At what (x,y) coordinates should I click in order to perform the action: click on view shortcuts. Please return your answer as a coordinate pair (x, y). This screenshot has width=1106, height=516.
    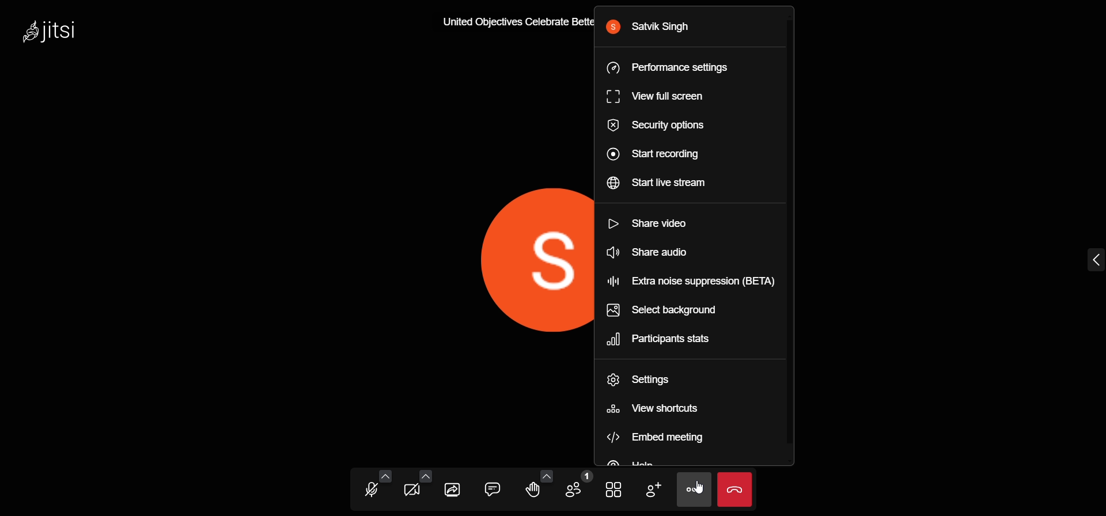
    Looking at the image, I should click on (666, 407).